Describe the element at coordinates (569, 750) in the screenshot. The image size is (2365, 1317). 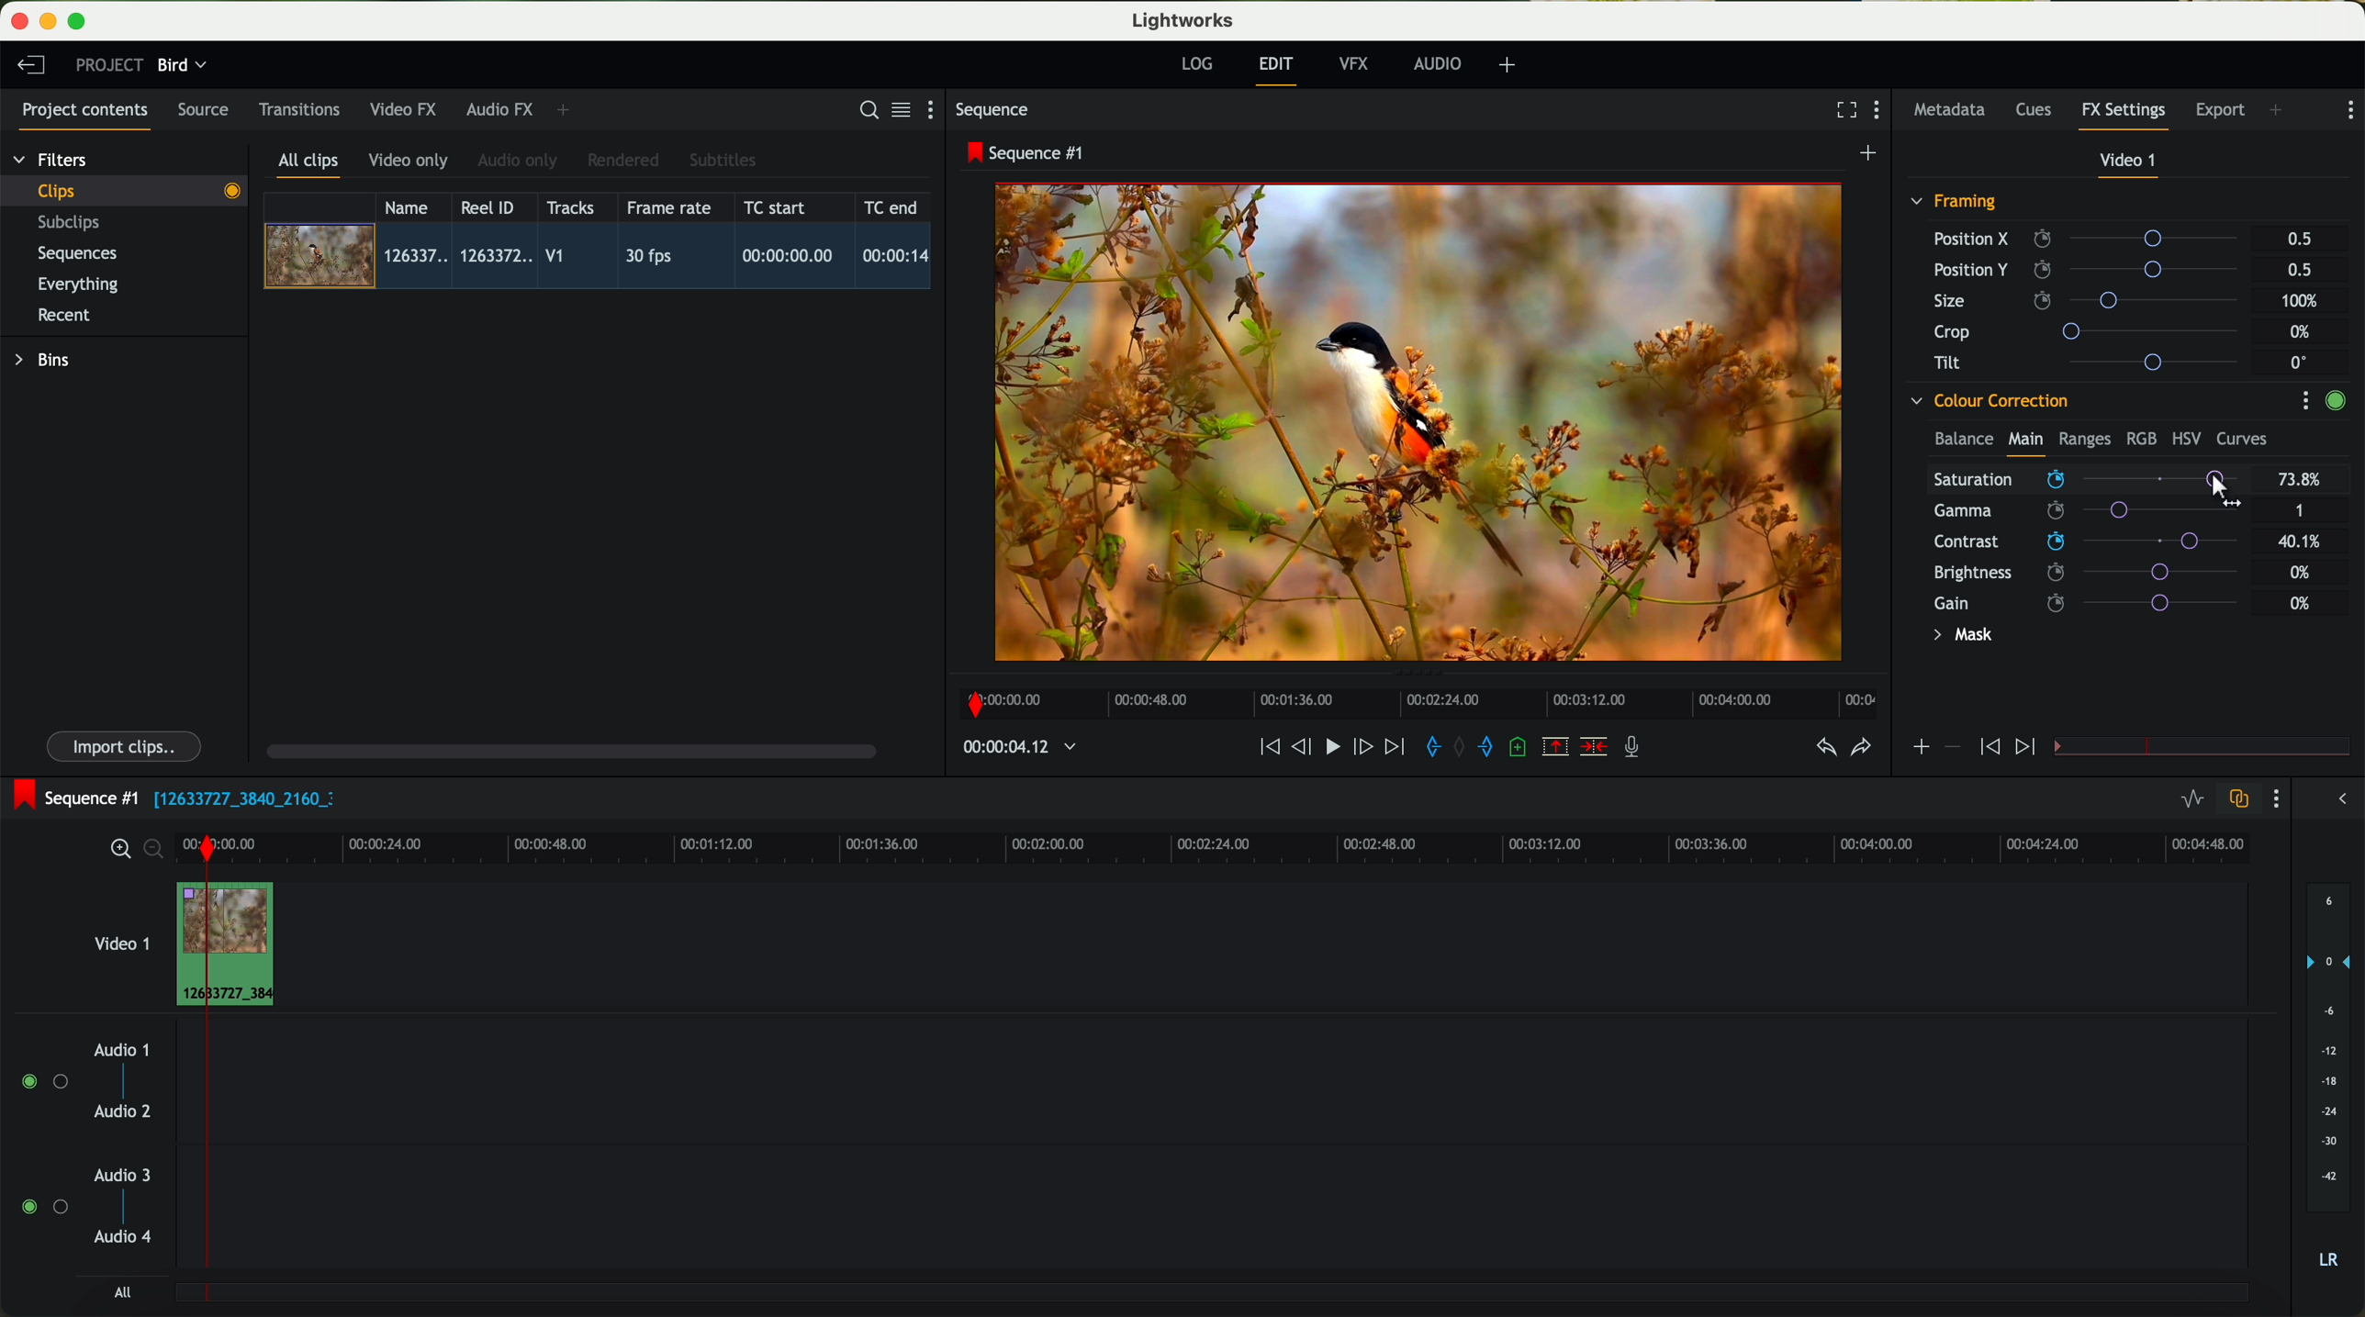
I see `scroll bar` at that location.